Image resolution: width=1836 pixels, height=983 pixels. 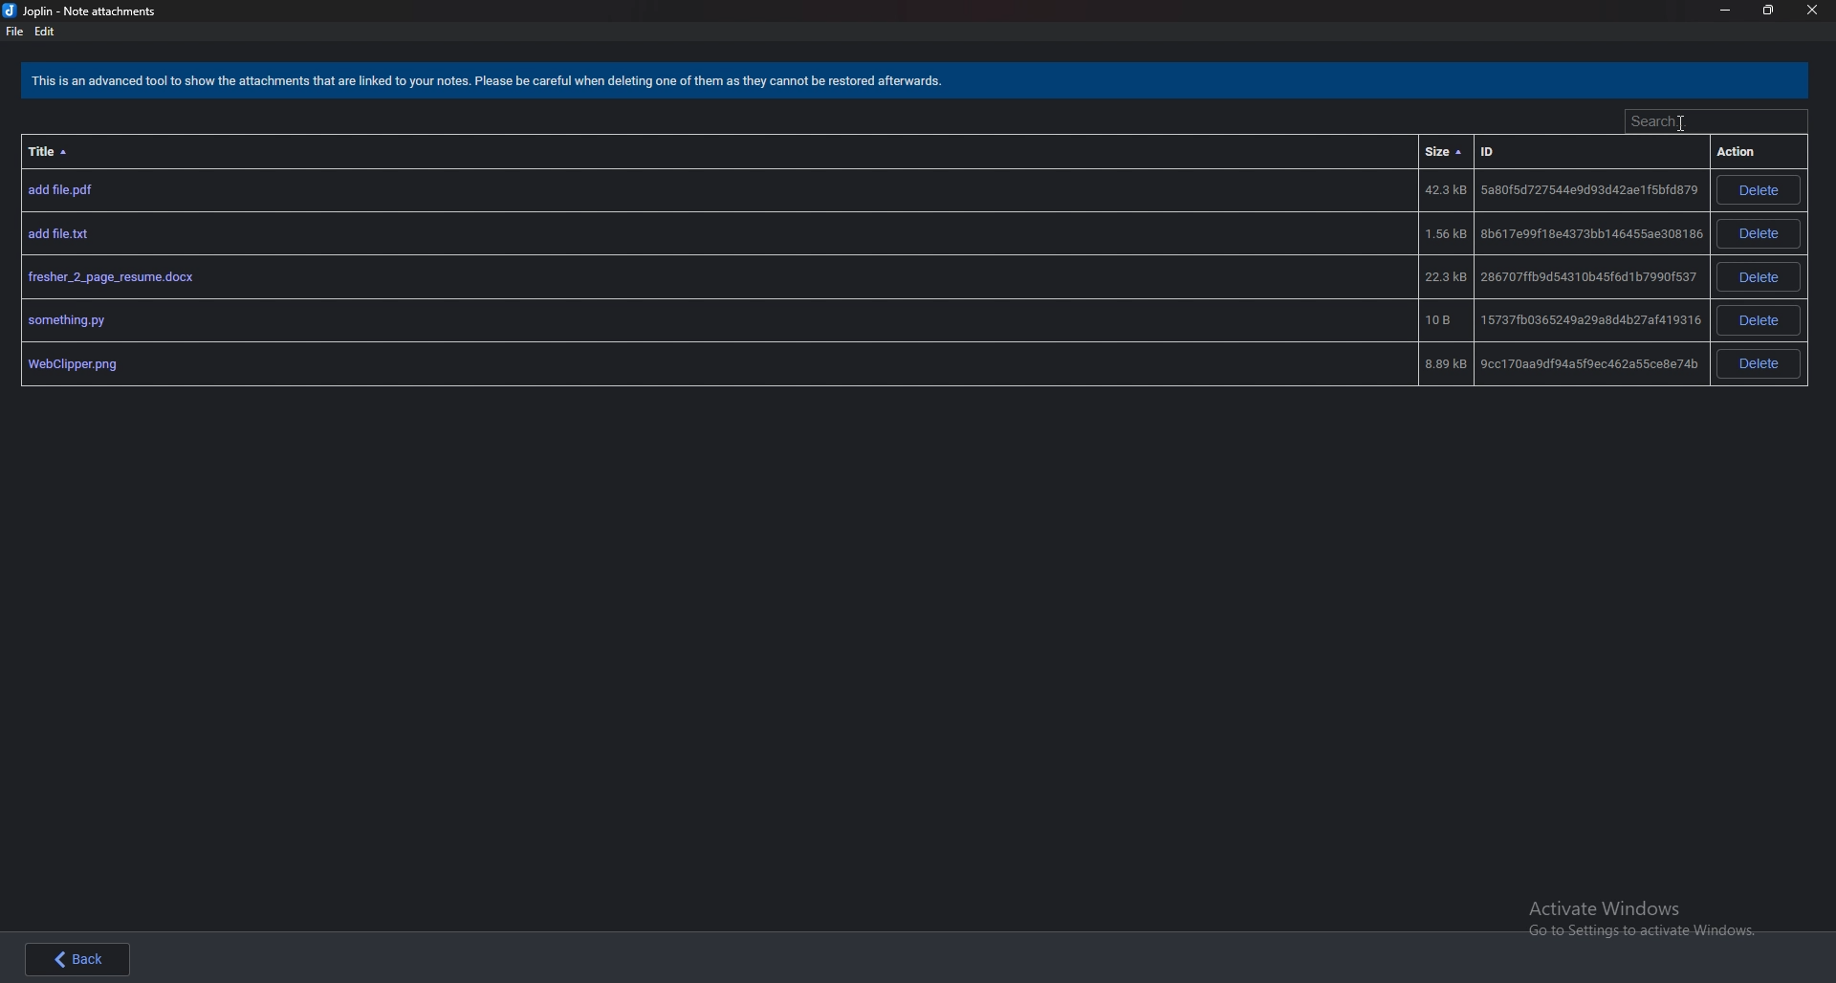 I want to click on attachment, so click(x=861, y=277).